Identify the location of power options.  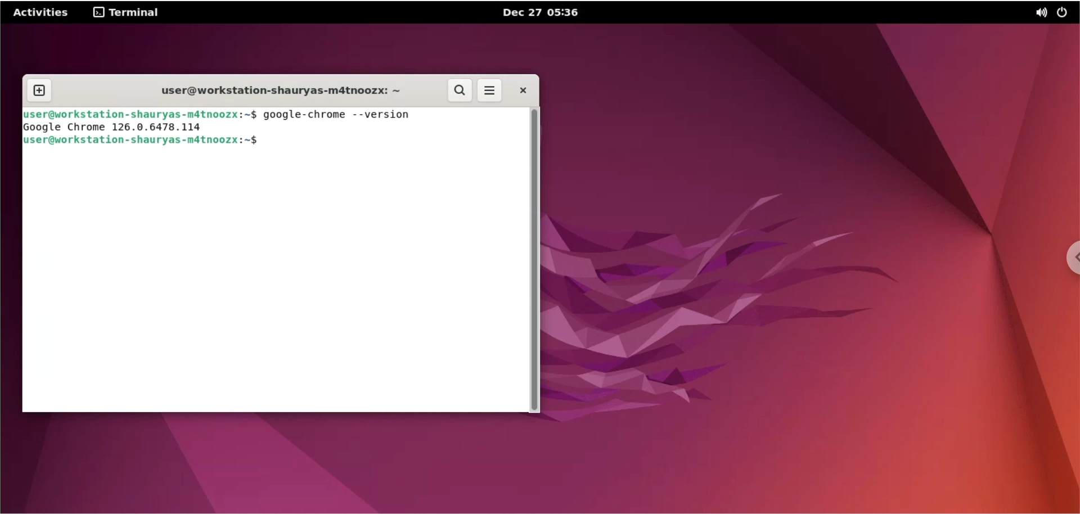
(1065, 12).